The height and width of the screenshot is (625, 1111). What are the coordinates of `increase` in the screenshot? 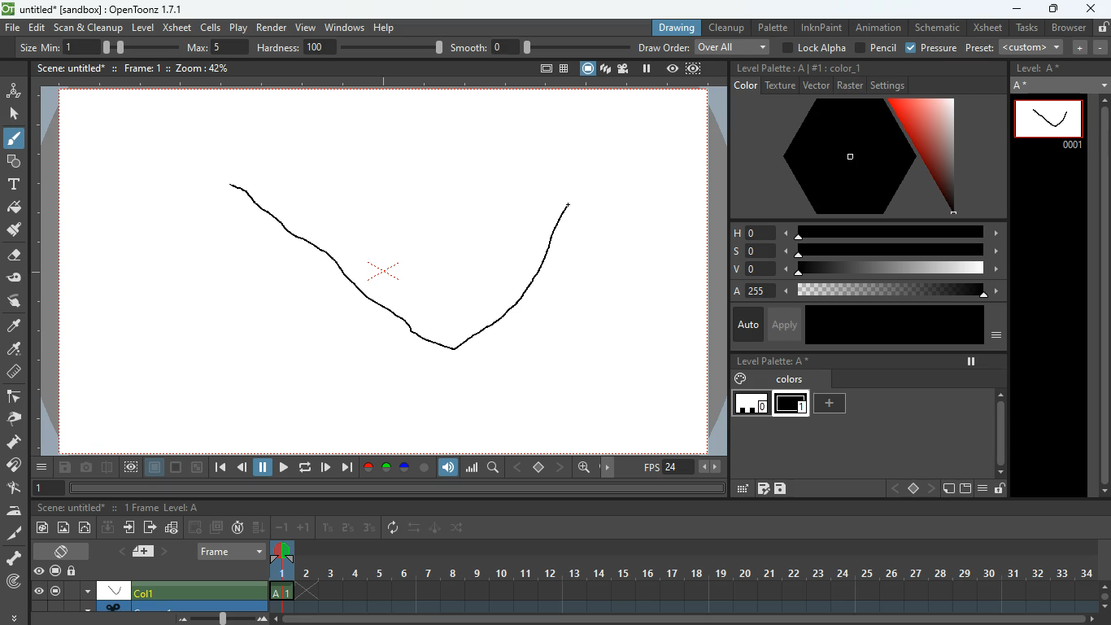 It's located at (1077, 47).